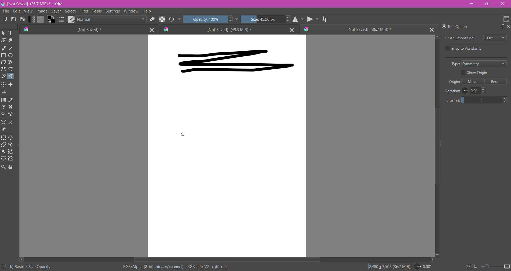 Image resolution: width=511 pixels, height=271 pixels. I want to click on Close, so click(502, 4).